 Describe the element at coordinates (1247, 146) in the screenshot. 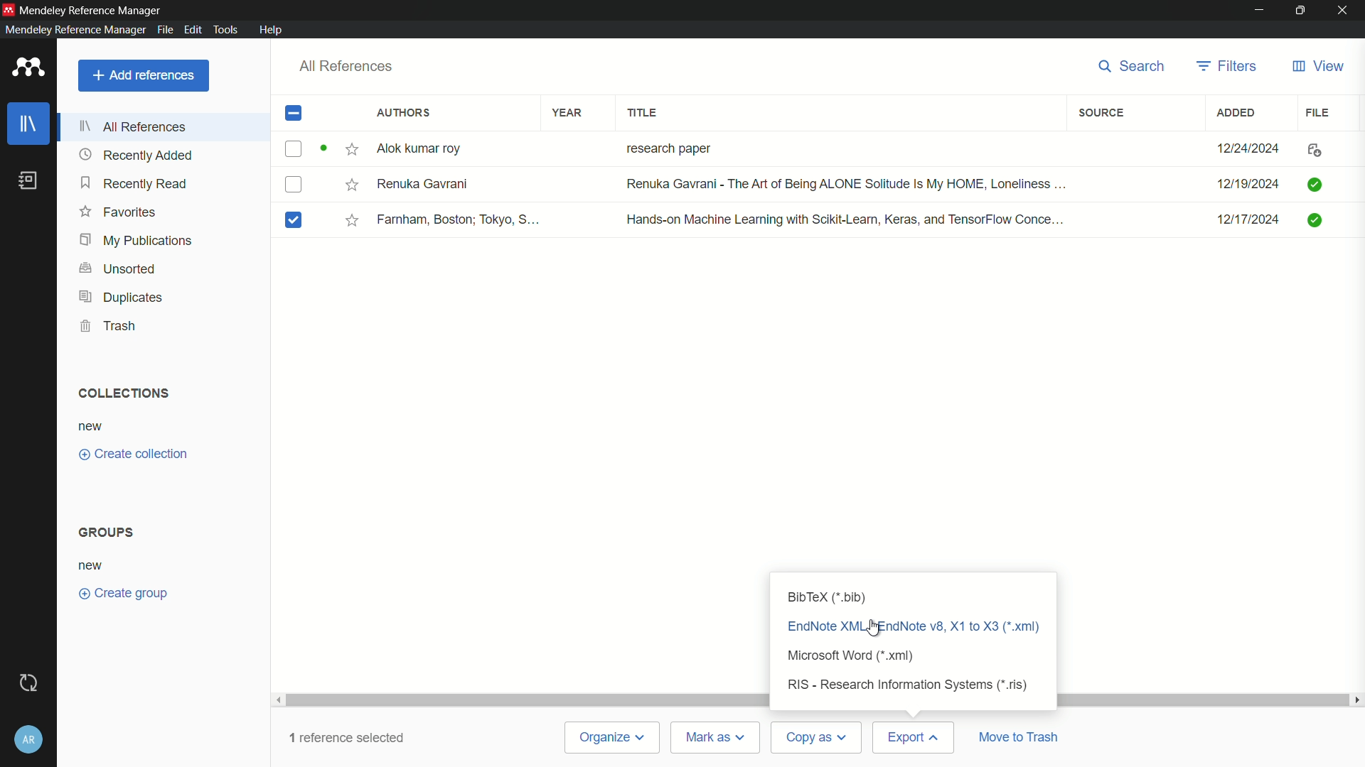

I see `12/24/2024` at that location.